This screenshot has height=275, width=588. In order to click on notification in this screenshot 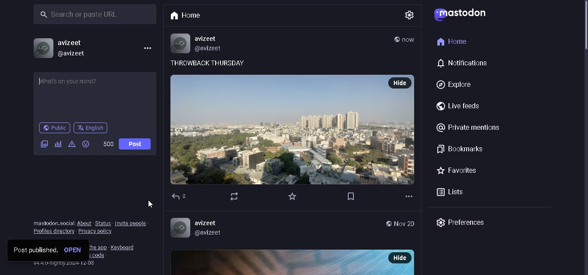, I will do `click(464, 64)`.